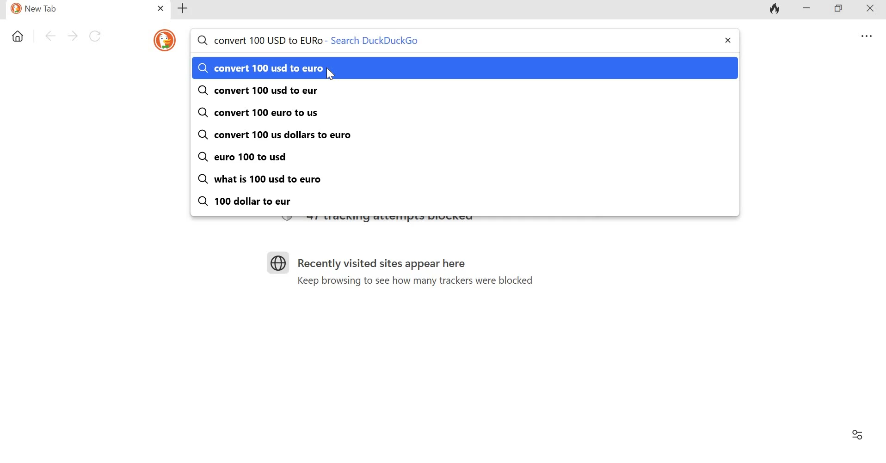  What do you see at coordinates (843, 9) in the screenshot?
I see `Maximize` at bounding box center [843, 9].